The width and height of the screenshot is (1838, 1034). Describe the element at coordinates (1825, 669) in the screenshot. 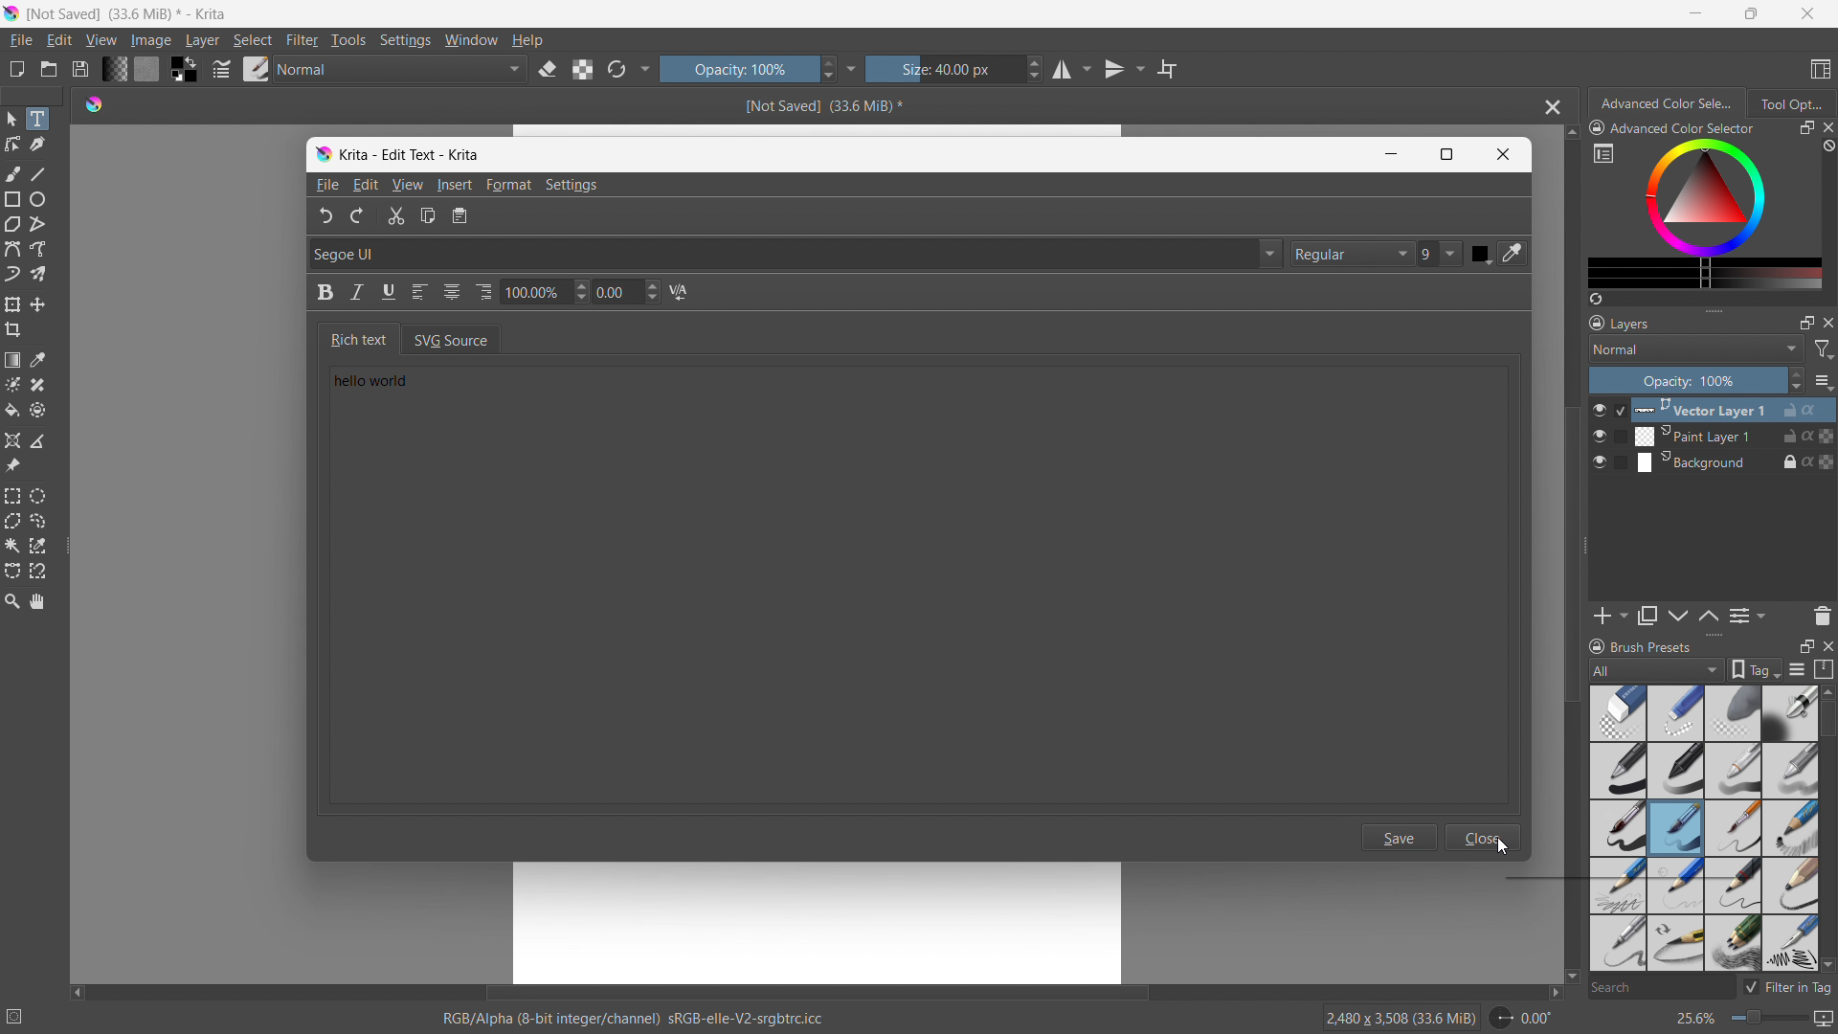

I see `storage resource` at that location.